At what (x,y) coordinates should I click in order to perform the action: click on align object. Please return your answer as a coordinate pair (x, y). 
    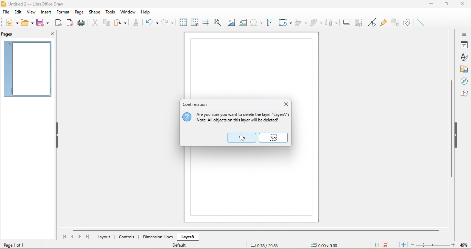
    Looking at the image, I should click on (300, 23).